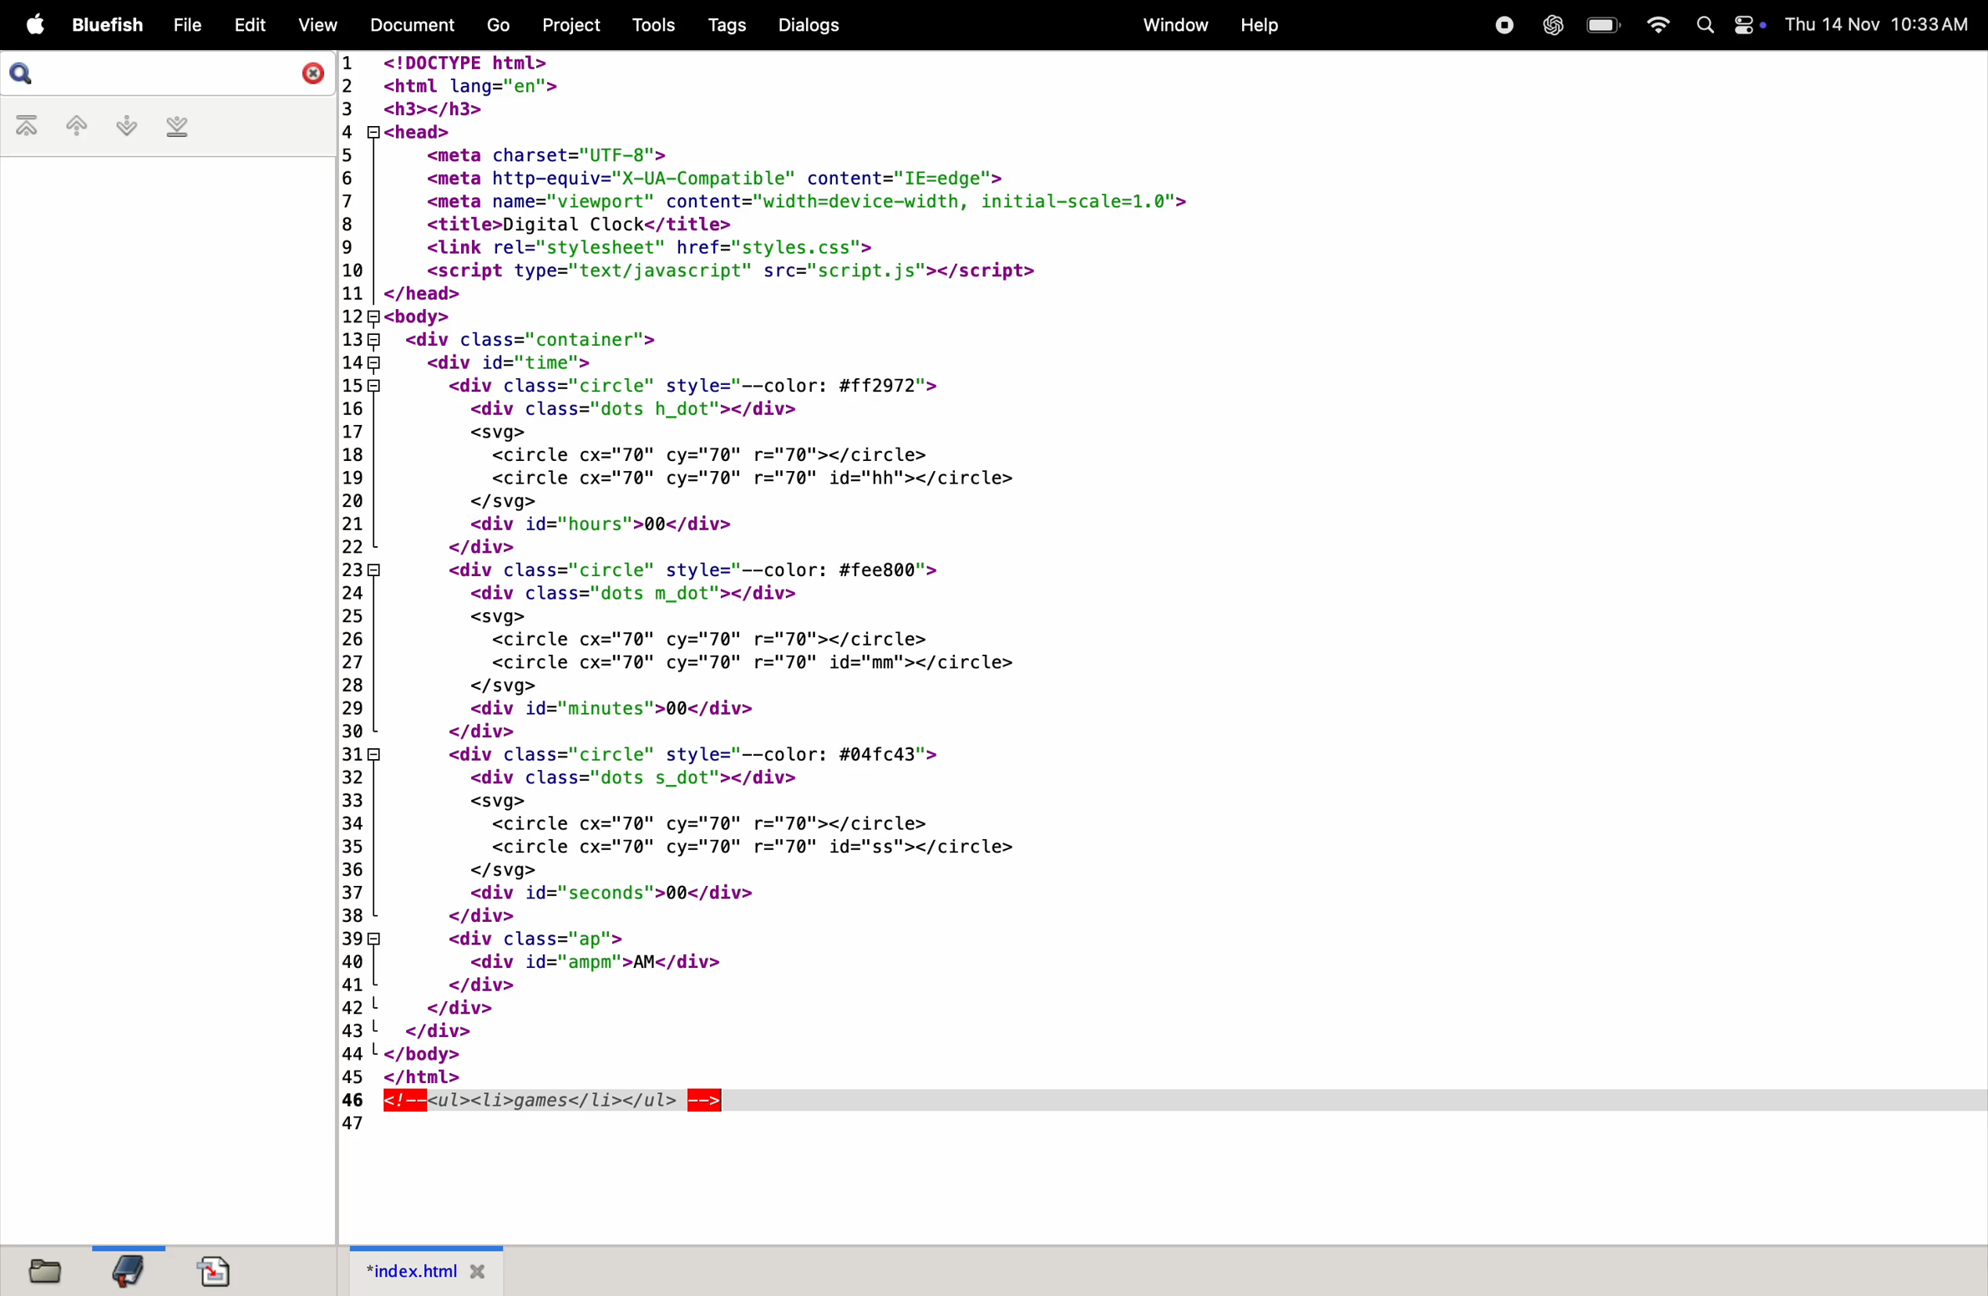  What do you see at coordinates (252, 24) in the screenshot?
I see `Edit` at bounding box center [252, 24].